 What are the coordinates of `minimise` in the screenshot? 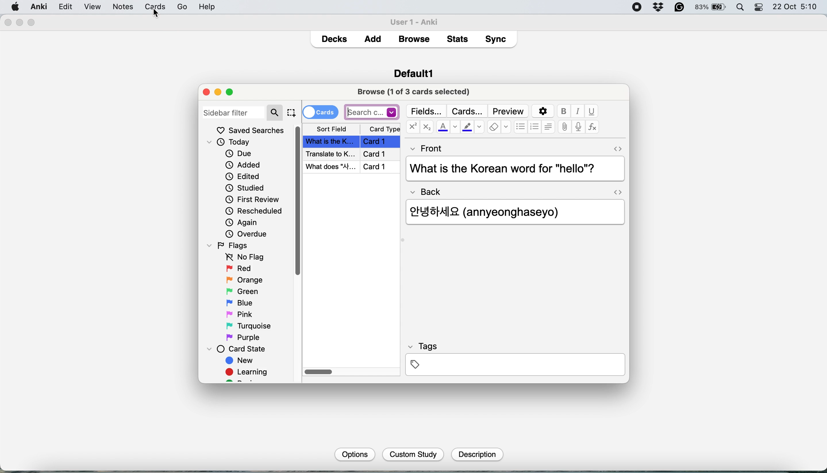 It's located at (20, 22).